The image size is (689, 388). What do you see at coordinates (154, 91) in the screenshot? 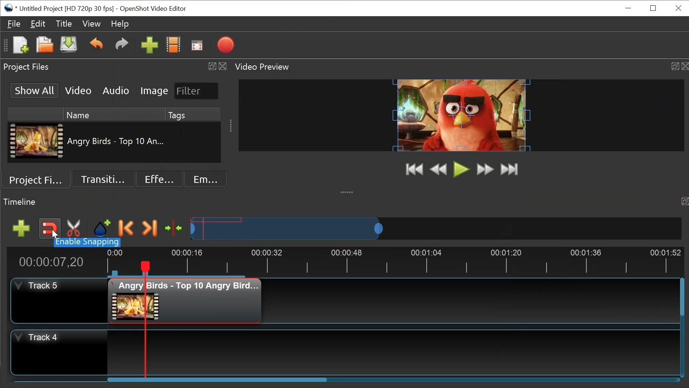
I see `Image` at bounding box center [154, 91].